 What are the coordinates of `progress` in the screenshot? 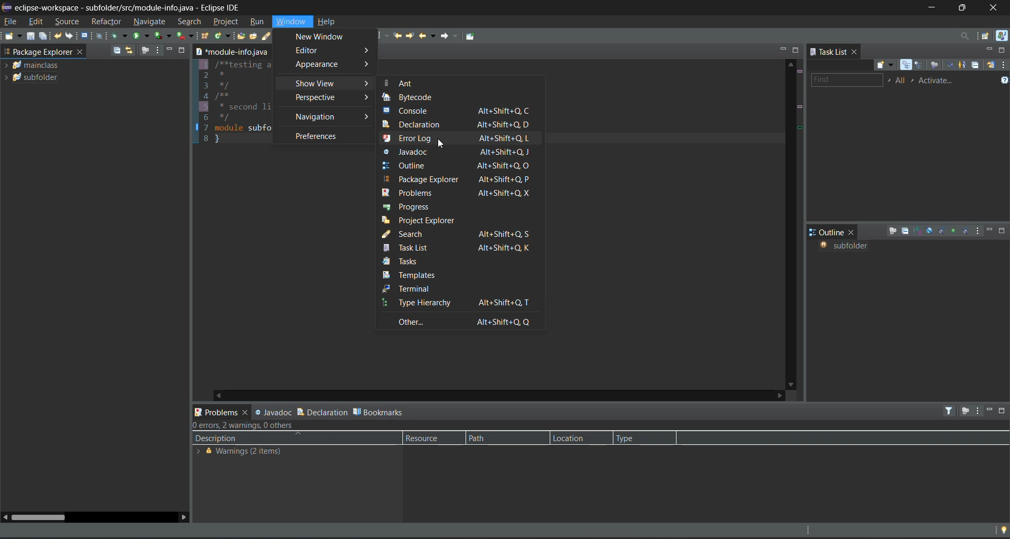 It's located at (409, 206).